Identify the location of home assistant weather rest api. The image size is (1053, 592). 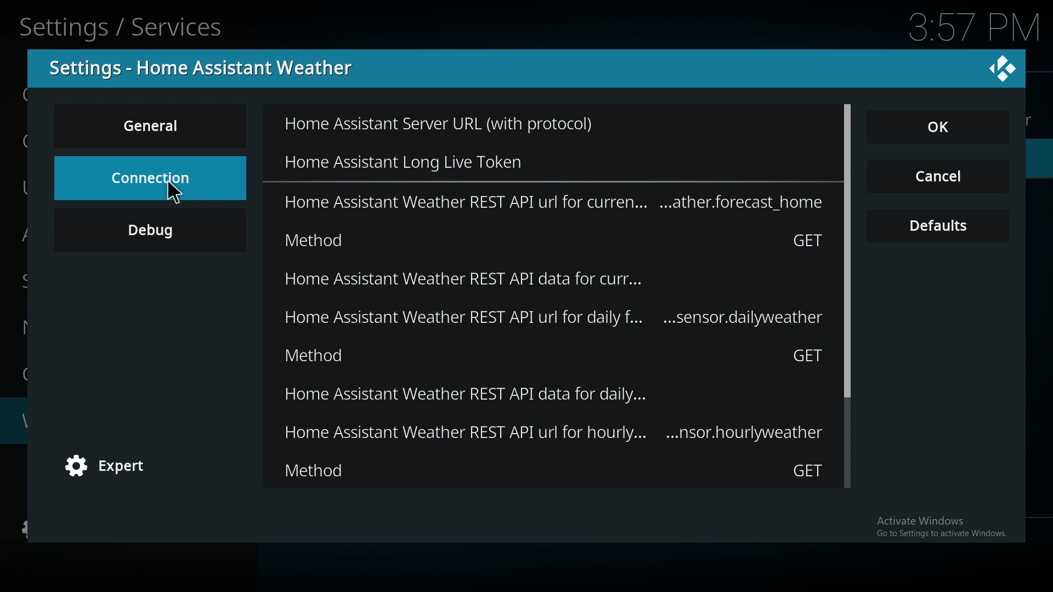
(554, 202).